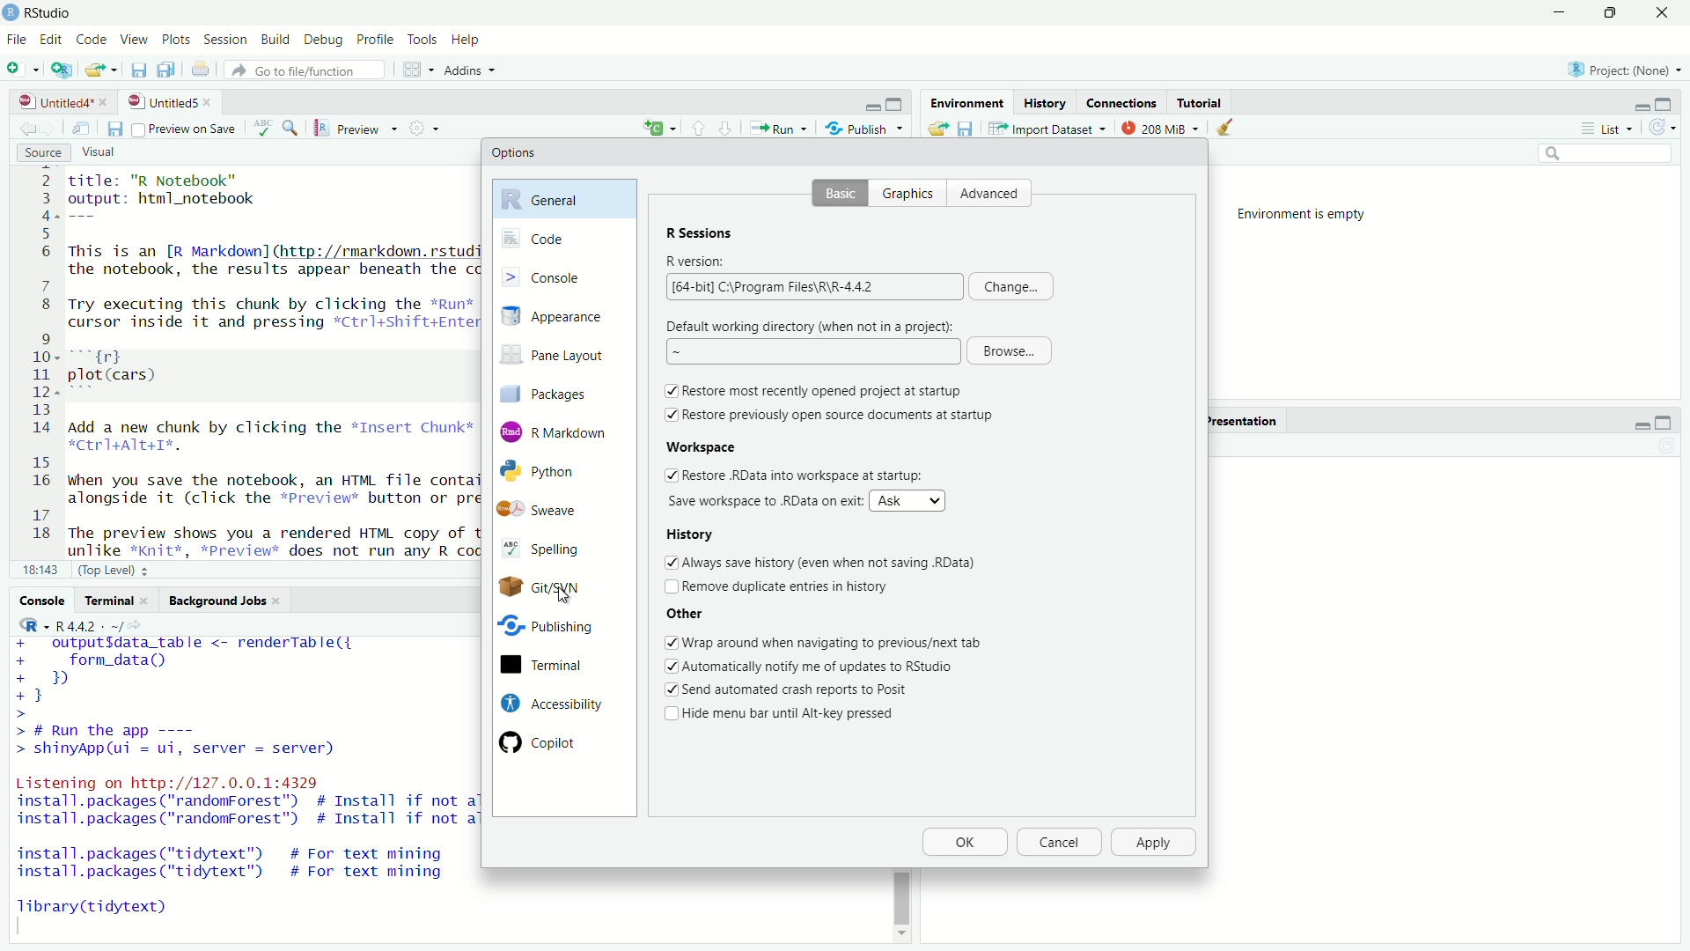 The width and height of the screenshot is (1690, 951). What do you see at coordinates (726, 127) in the screenshot?
I see `up` at bounding box center [726, 127].